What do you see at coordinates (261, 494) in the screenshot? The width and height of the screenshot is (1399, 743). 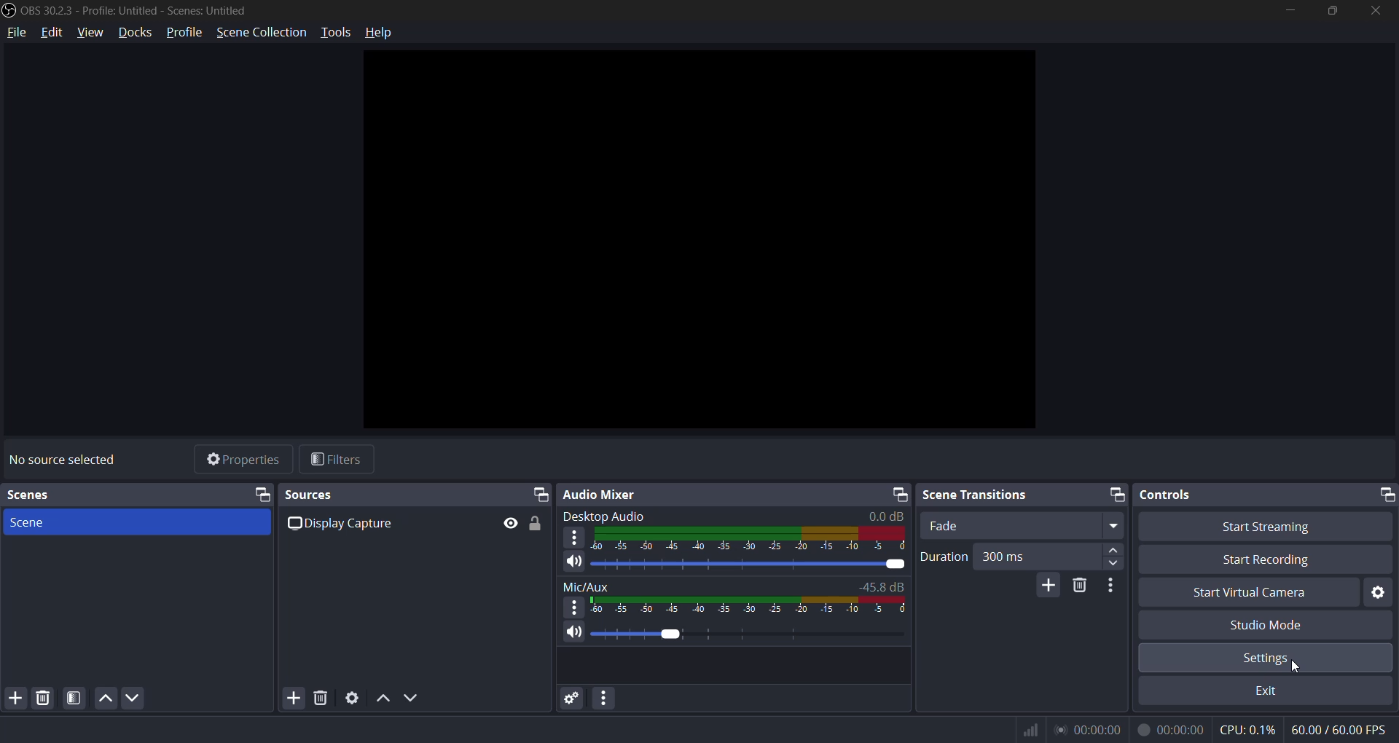 I see `float window` at bounding box center [261, 494].